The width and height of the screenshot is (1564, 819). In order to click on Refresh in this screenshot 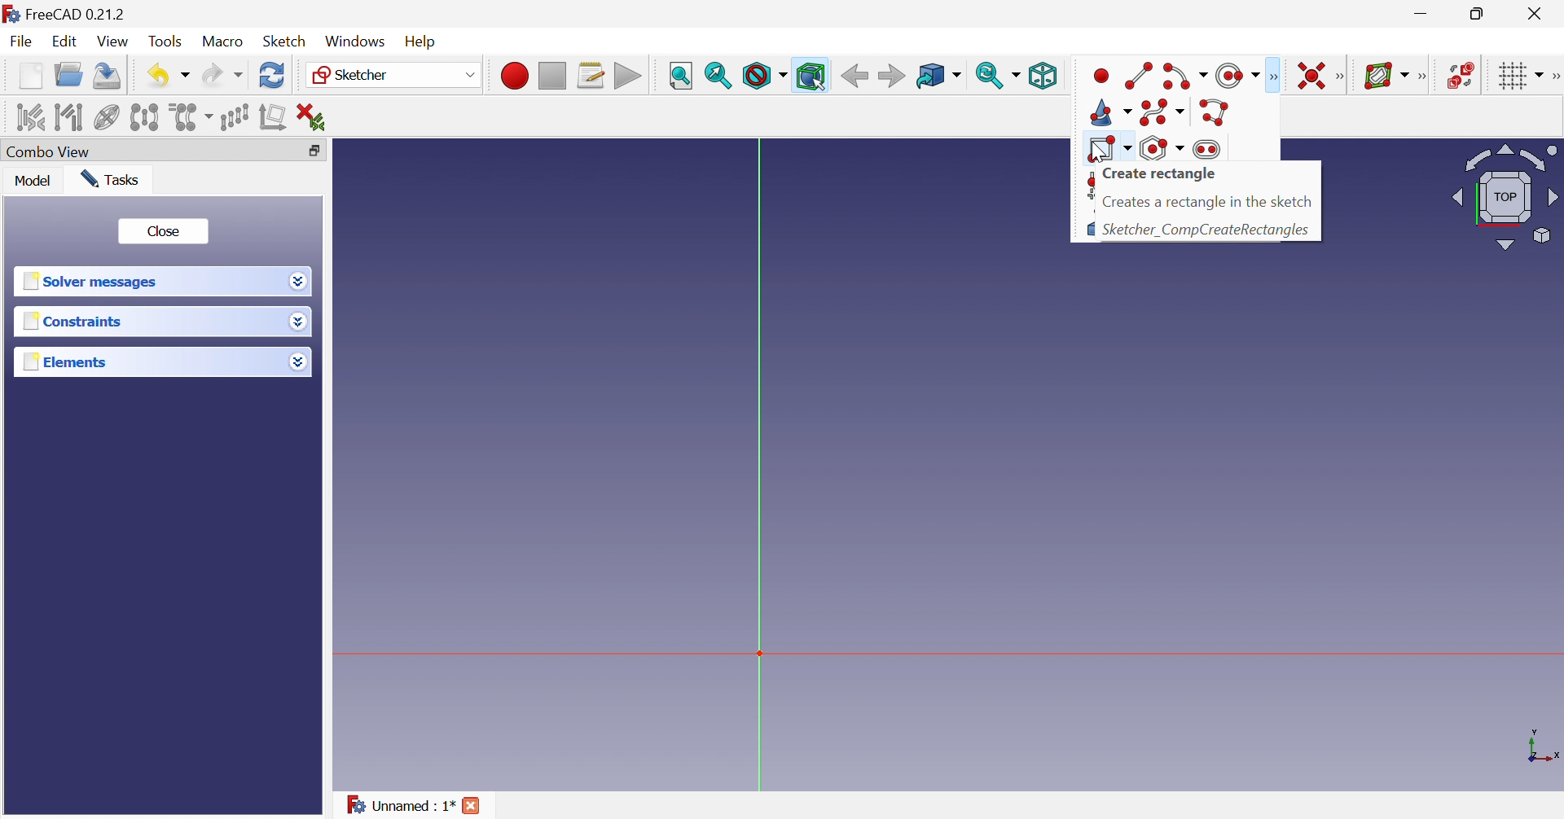, I will do `click(273, 76)`.